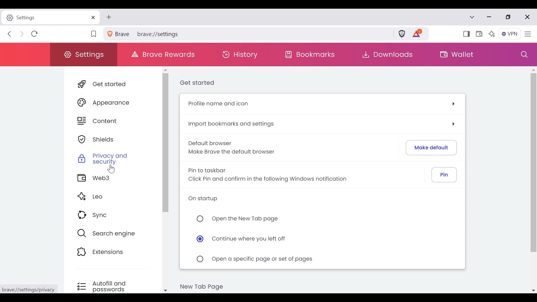 Image resolution: width=537 pixels, height=302 pixels. Describe the element at coordinates (490, 17) in the screenshot. I see `Minimize` at that location.